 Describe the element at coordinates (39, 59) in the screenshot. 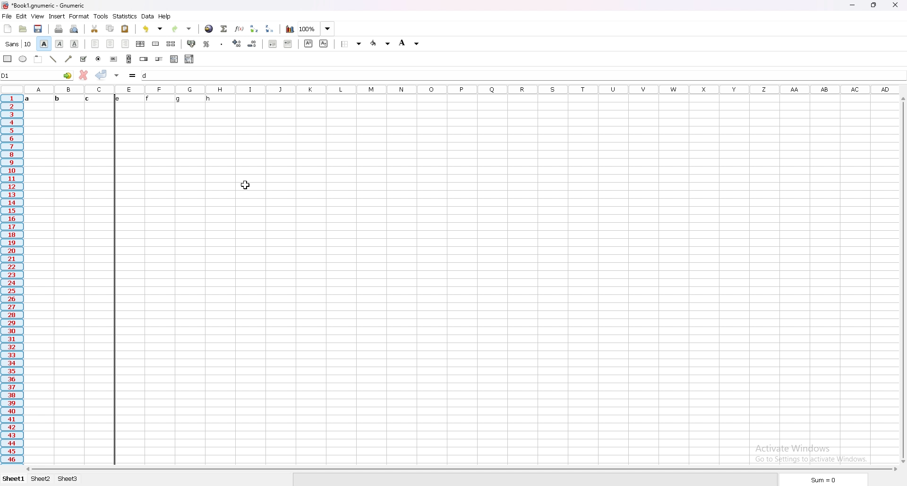

I see `frame` at that location.